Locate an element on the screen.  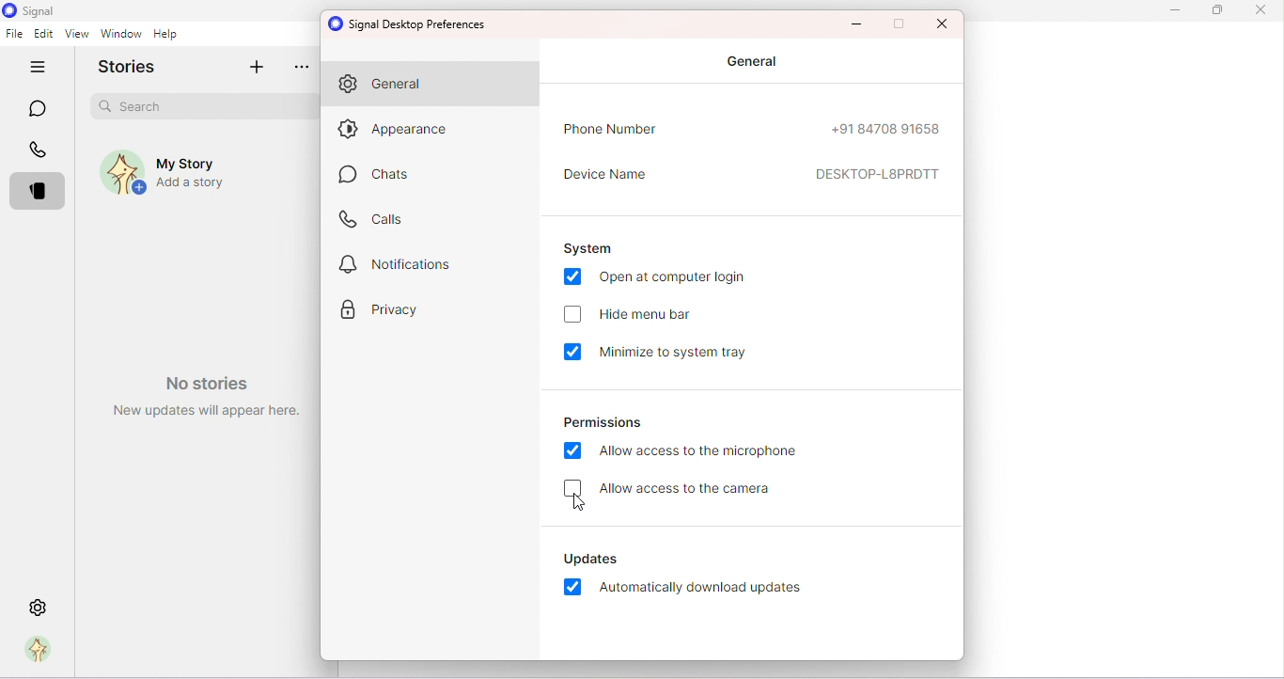
Signal is located at coordinates (36, 11).